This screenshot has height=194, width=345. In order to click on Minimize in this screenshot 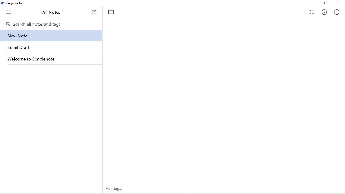, I will do `click(313, 3)`.